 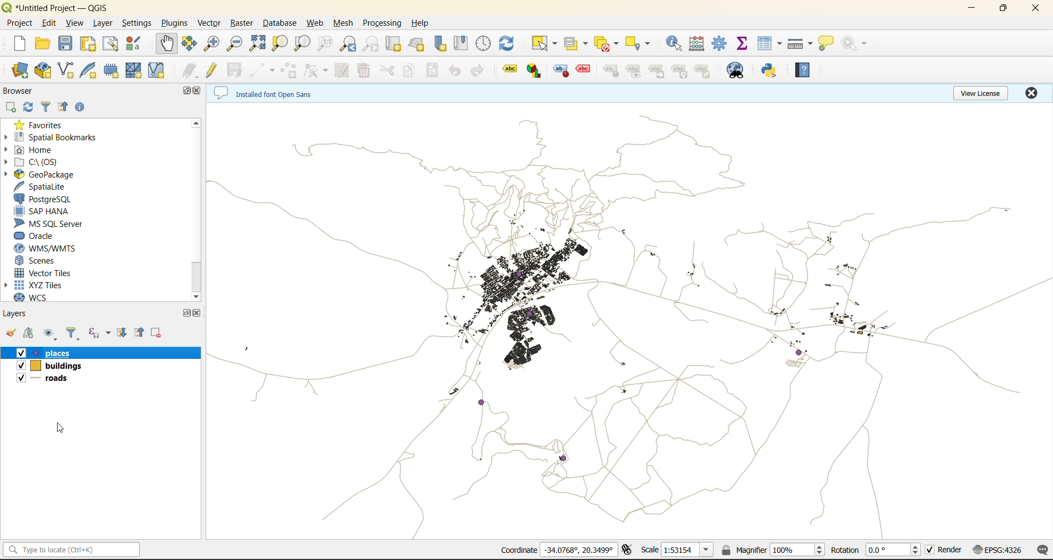 I want to click on oracle, so click(x=38, y=236).